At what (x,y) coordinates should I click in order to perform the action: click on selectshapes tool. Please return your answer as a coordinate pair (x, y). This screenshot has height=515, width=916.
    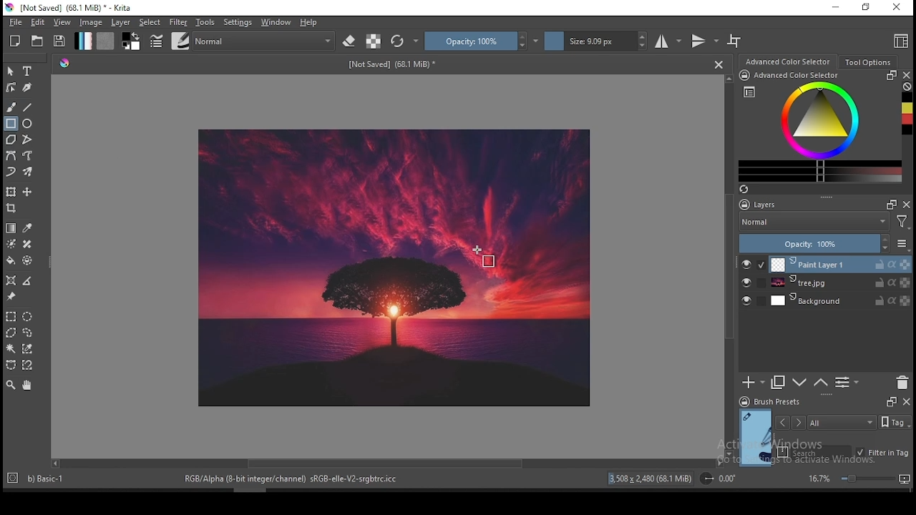
    Looking at the image, I should click on (11, 72).